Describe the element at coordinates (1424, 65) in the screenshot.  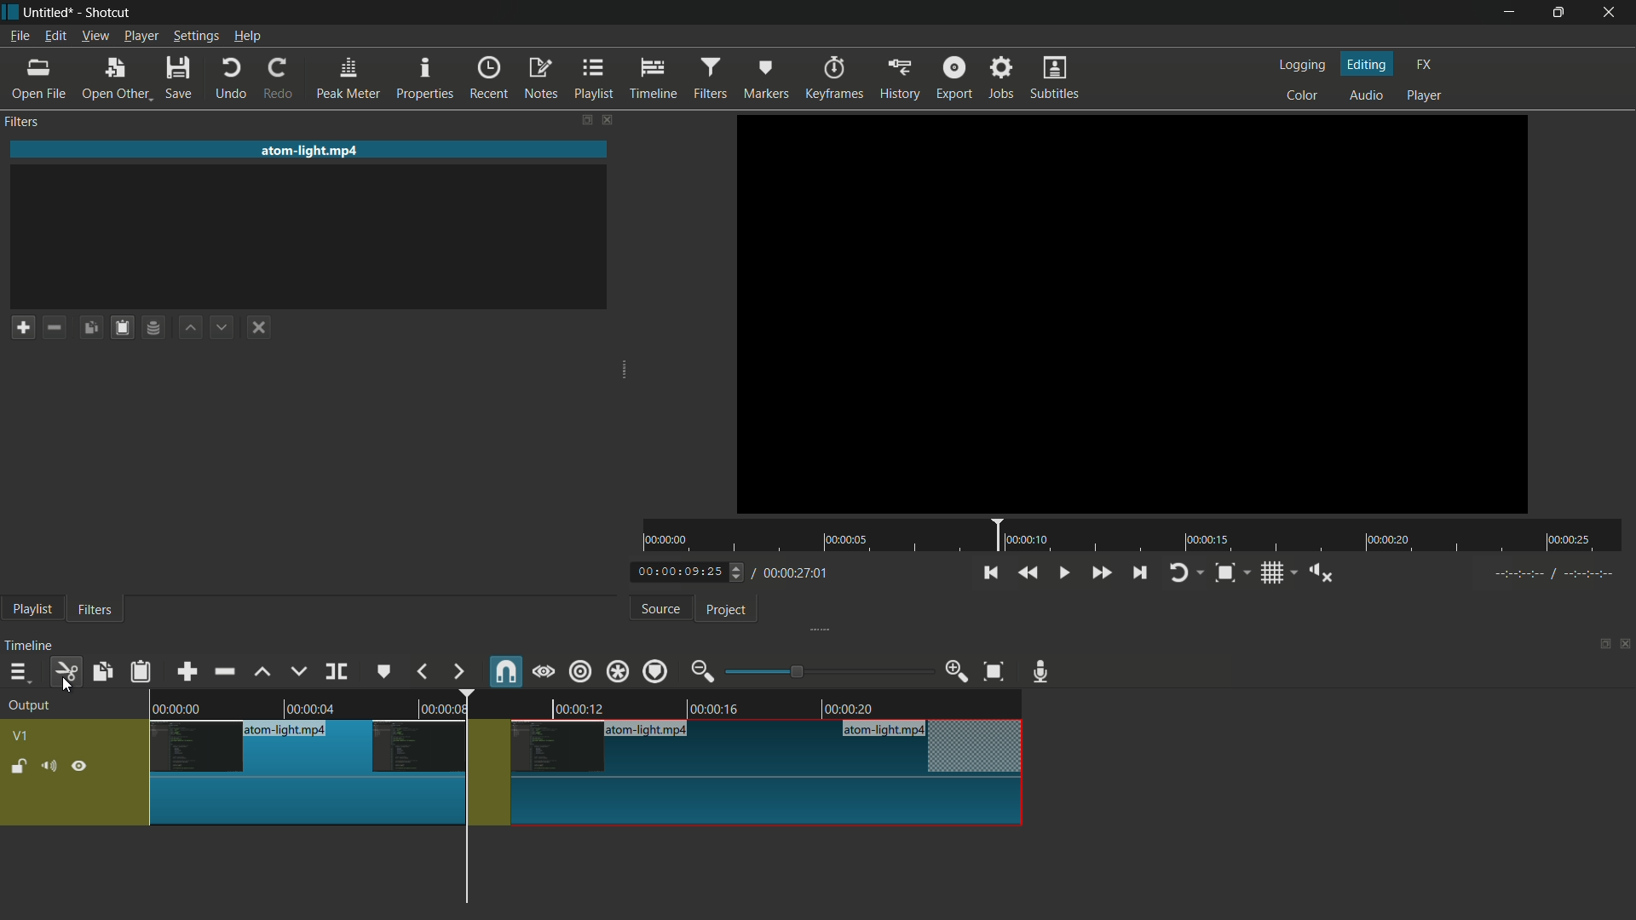
I see `fx` at that location.